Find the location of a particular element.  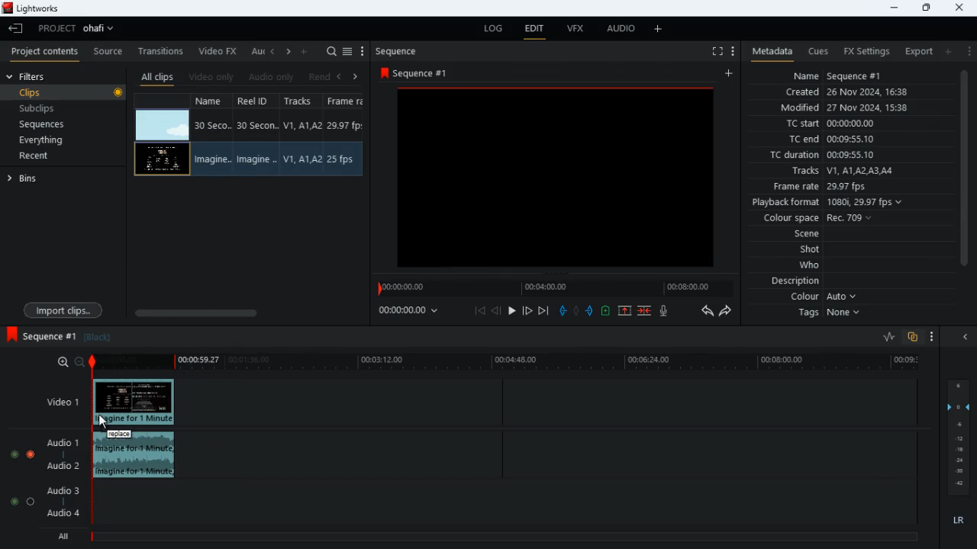

sequence is located at coordinates (398, 50).